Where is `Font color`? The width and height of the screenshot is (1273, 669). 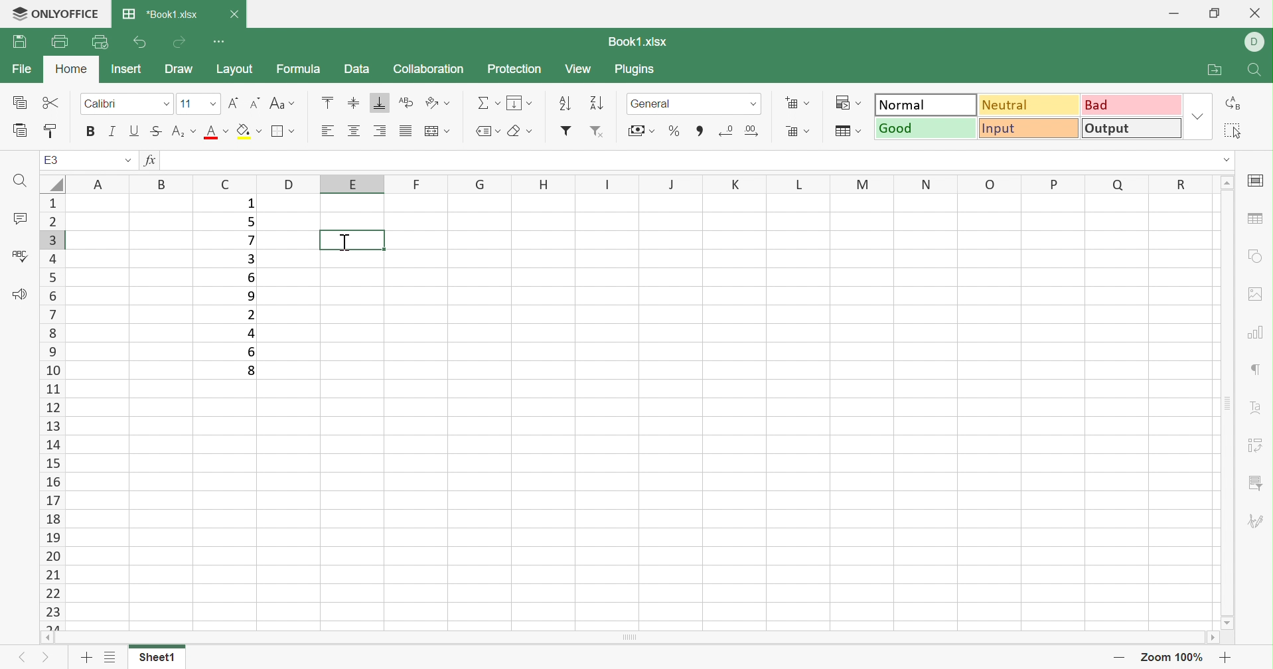 Font color is located at coordinates (218, 131).